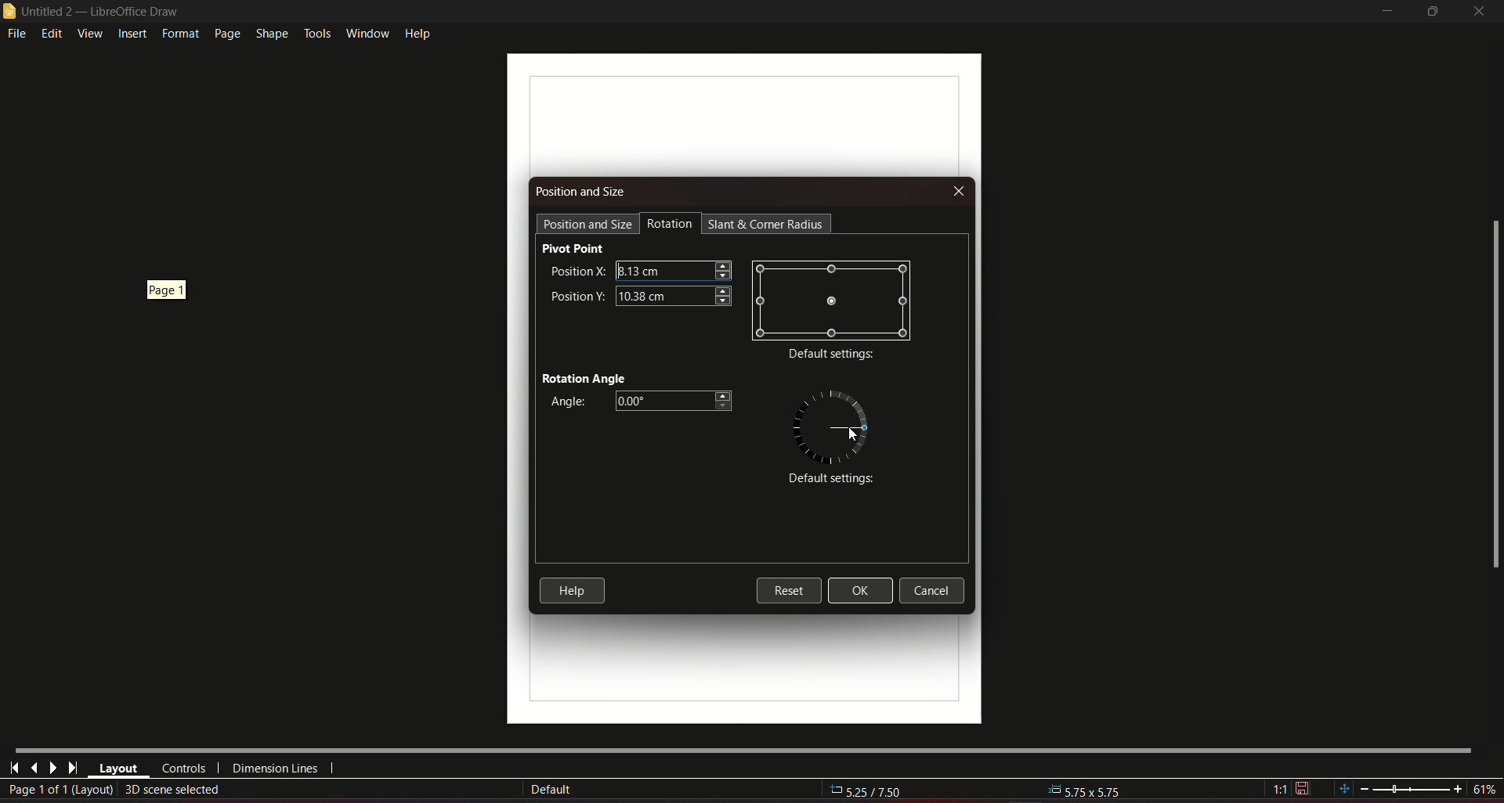 This screenshot has height=803, width=1504. Describe the element at coordinates (15, 766) in the screenshot. I see `first page` at that location.